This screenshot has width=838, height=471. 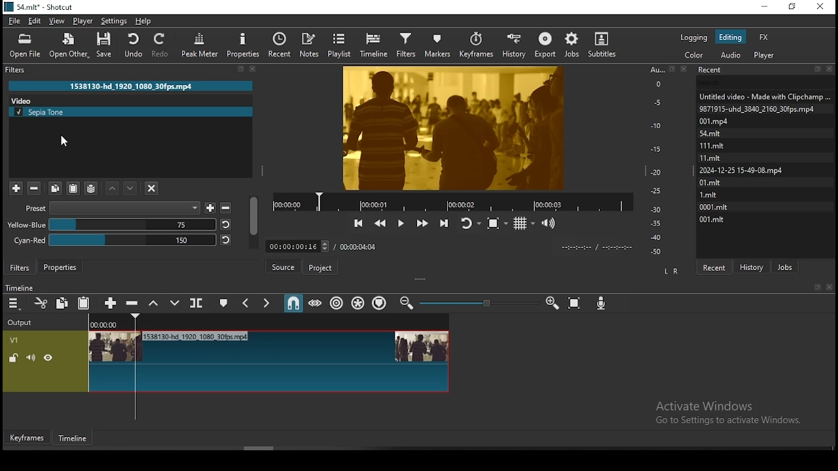 I want to click on Click here to check for a new version of Shotcut., so click(x=428, y=268).